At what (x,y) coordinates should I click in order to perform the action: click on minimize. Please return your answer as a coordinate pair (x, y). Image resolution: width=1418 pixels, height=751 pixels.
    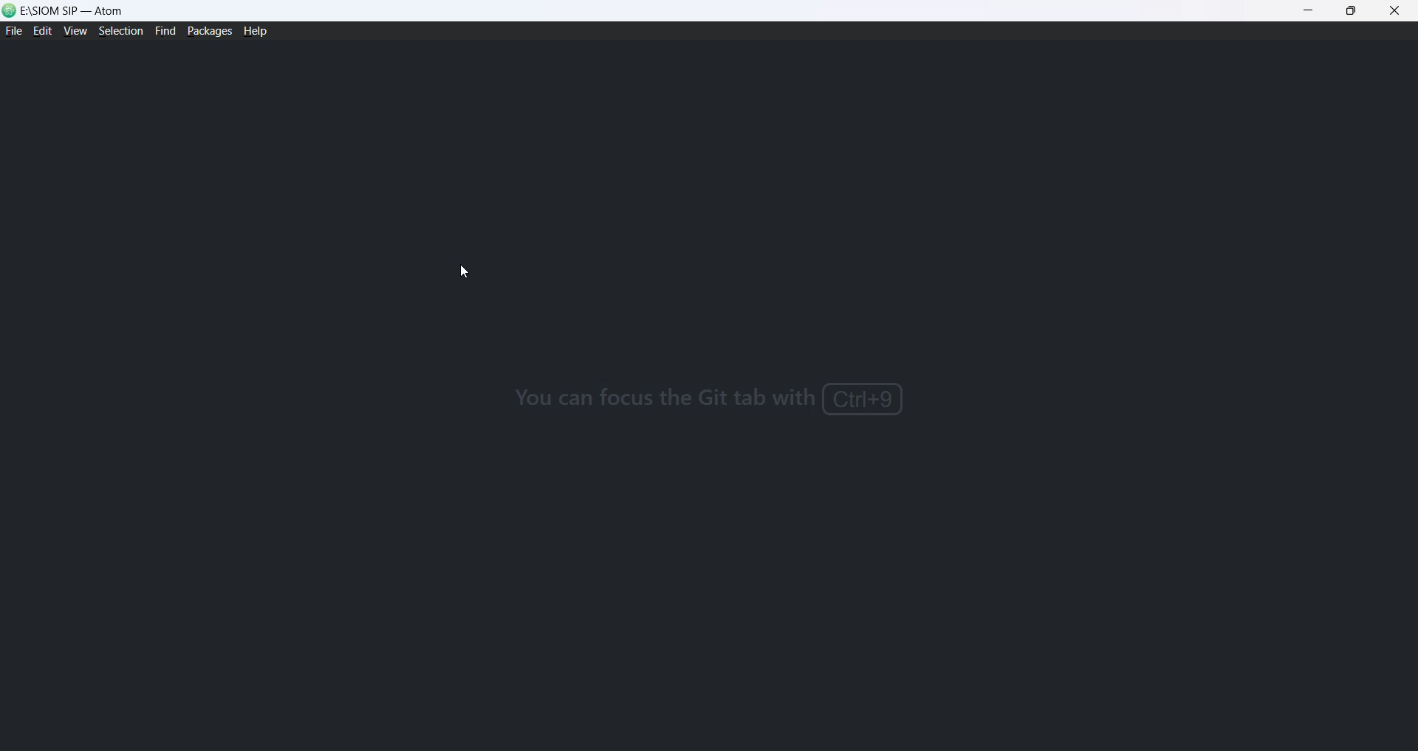
    Looking at the image, I should click on (1311, 12).